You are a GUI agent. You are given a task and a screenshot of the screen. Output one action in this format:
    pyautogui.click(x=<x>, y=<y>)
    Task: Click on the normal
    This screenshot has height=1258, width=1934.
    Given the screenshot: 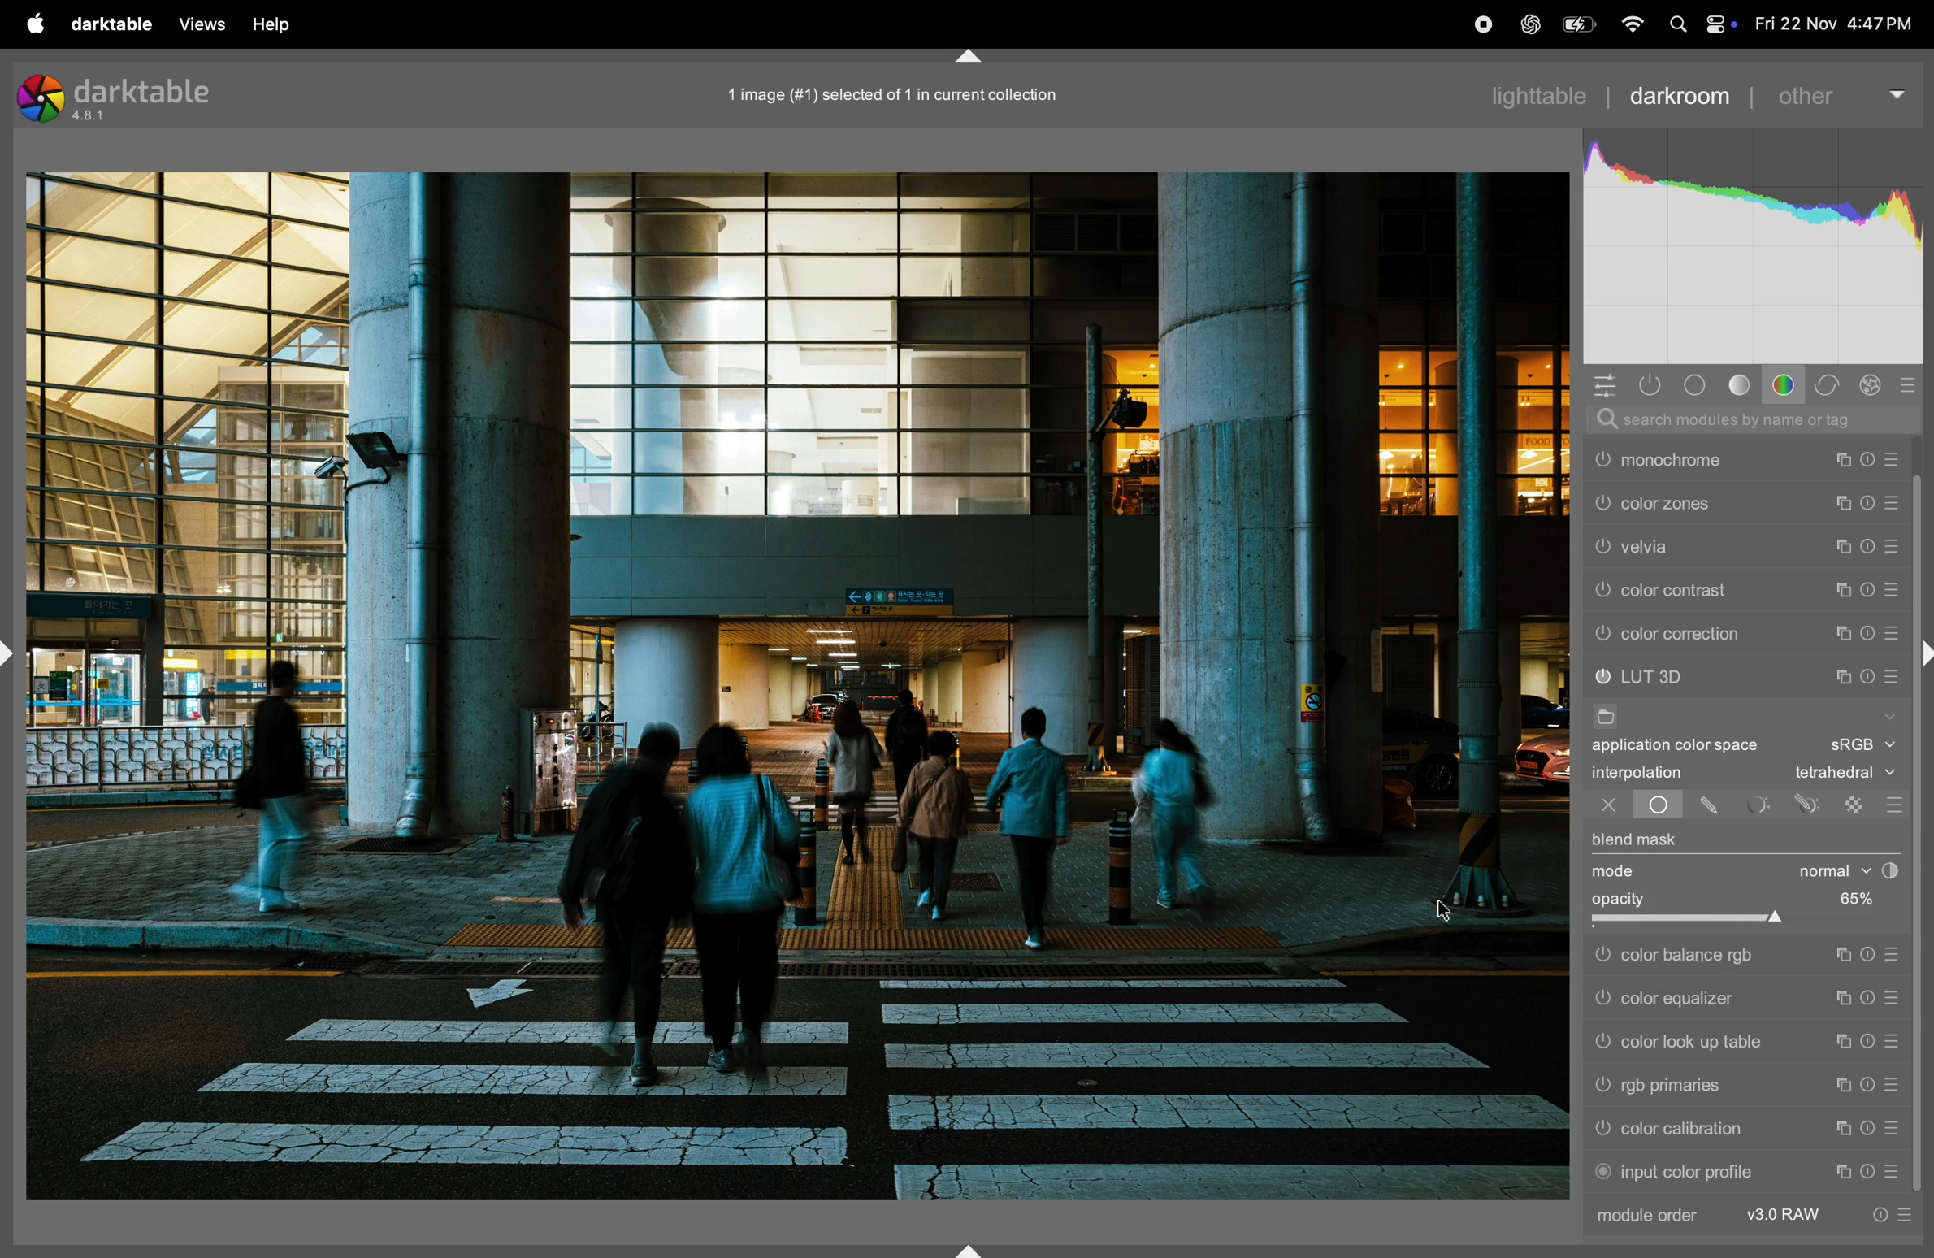 What is the action you would take?
    pyautogui.click(x=1821, y=870)
    